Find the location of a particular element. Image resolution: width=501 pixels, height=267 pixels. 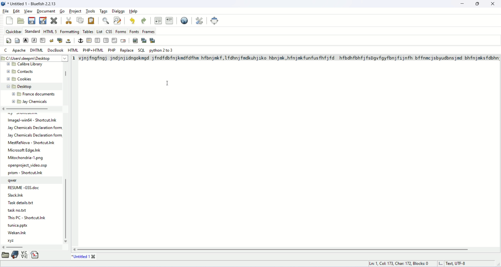

maximize is located at coordinates (478, 3).